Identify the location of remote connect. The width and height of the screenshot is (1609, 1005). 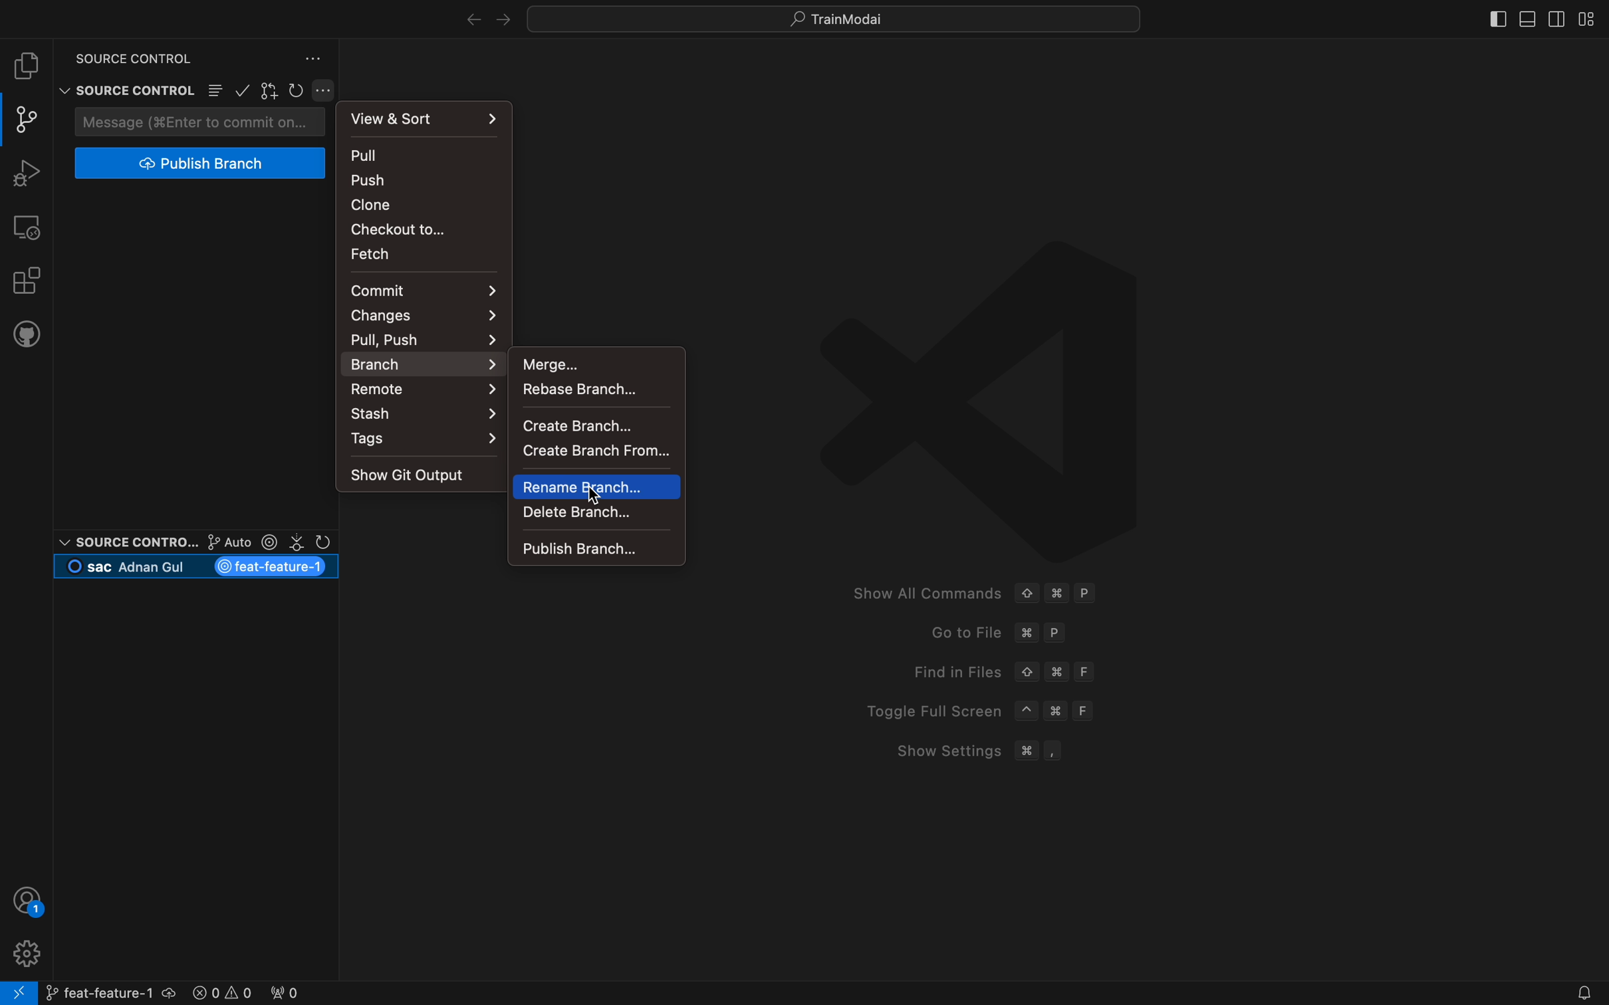
(19, 993).